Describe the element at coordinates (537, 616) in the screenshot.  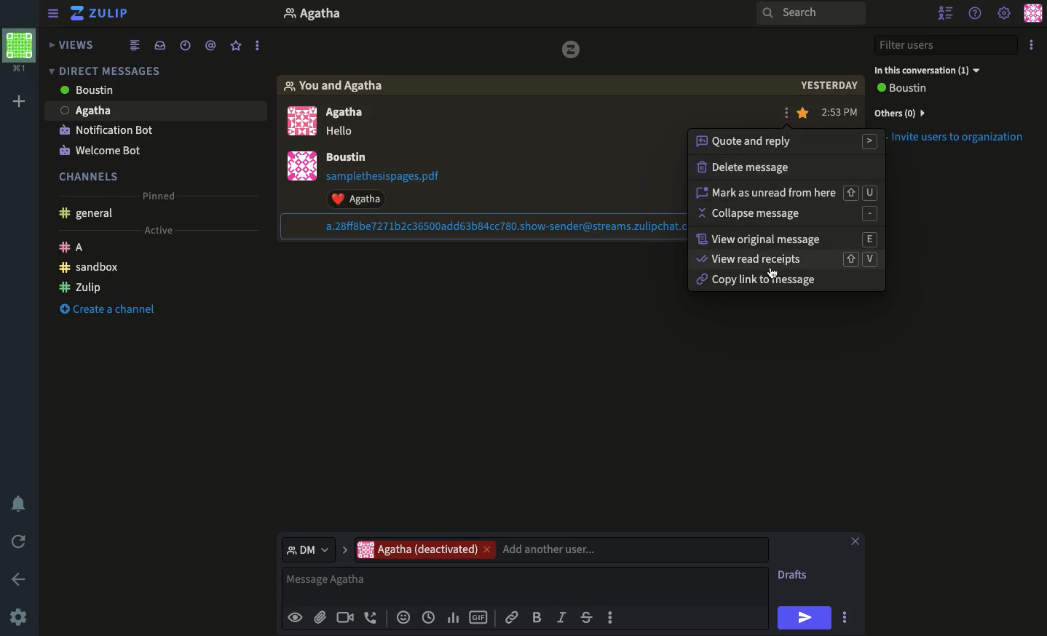
I see `Bold` at that location.